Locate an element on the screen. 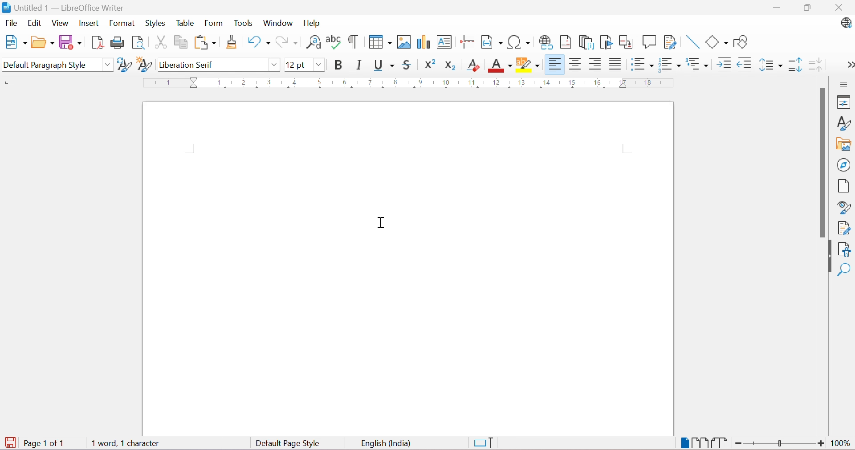  Insert Table is located at coordinates (403, 41).